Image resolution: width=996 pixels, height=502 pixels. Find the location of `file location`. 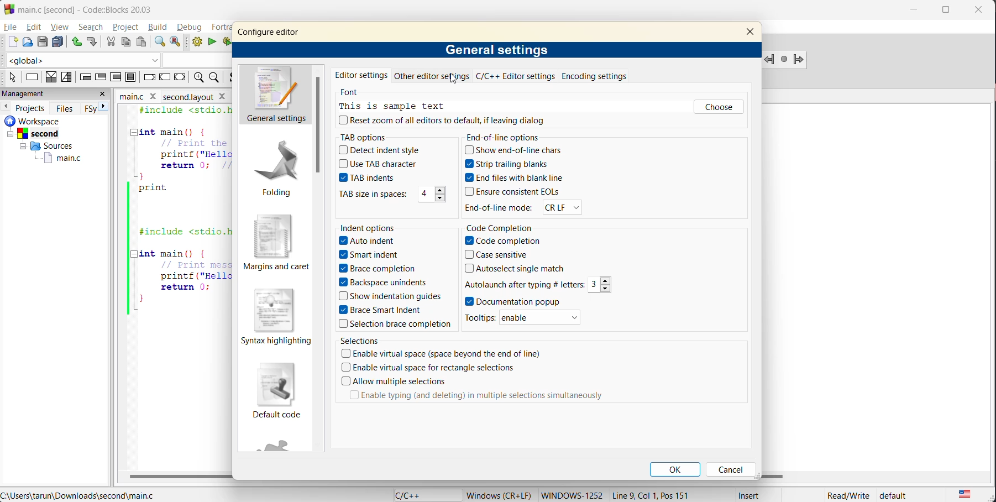

file location is located at coordinates (78, 495).